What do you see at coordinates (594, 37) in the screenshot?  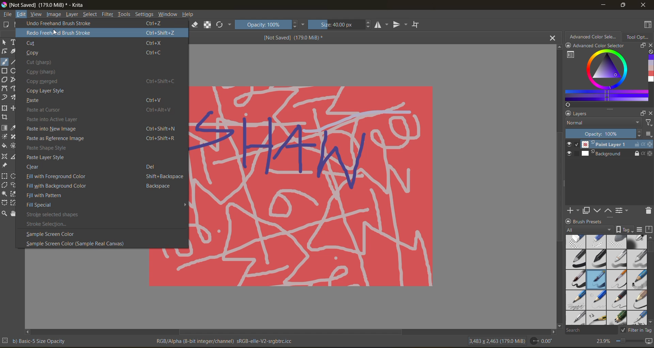 I see `advanced color selector` at bounding box center [594, 37].